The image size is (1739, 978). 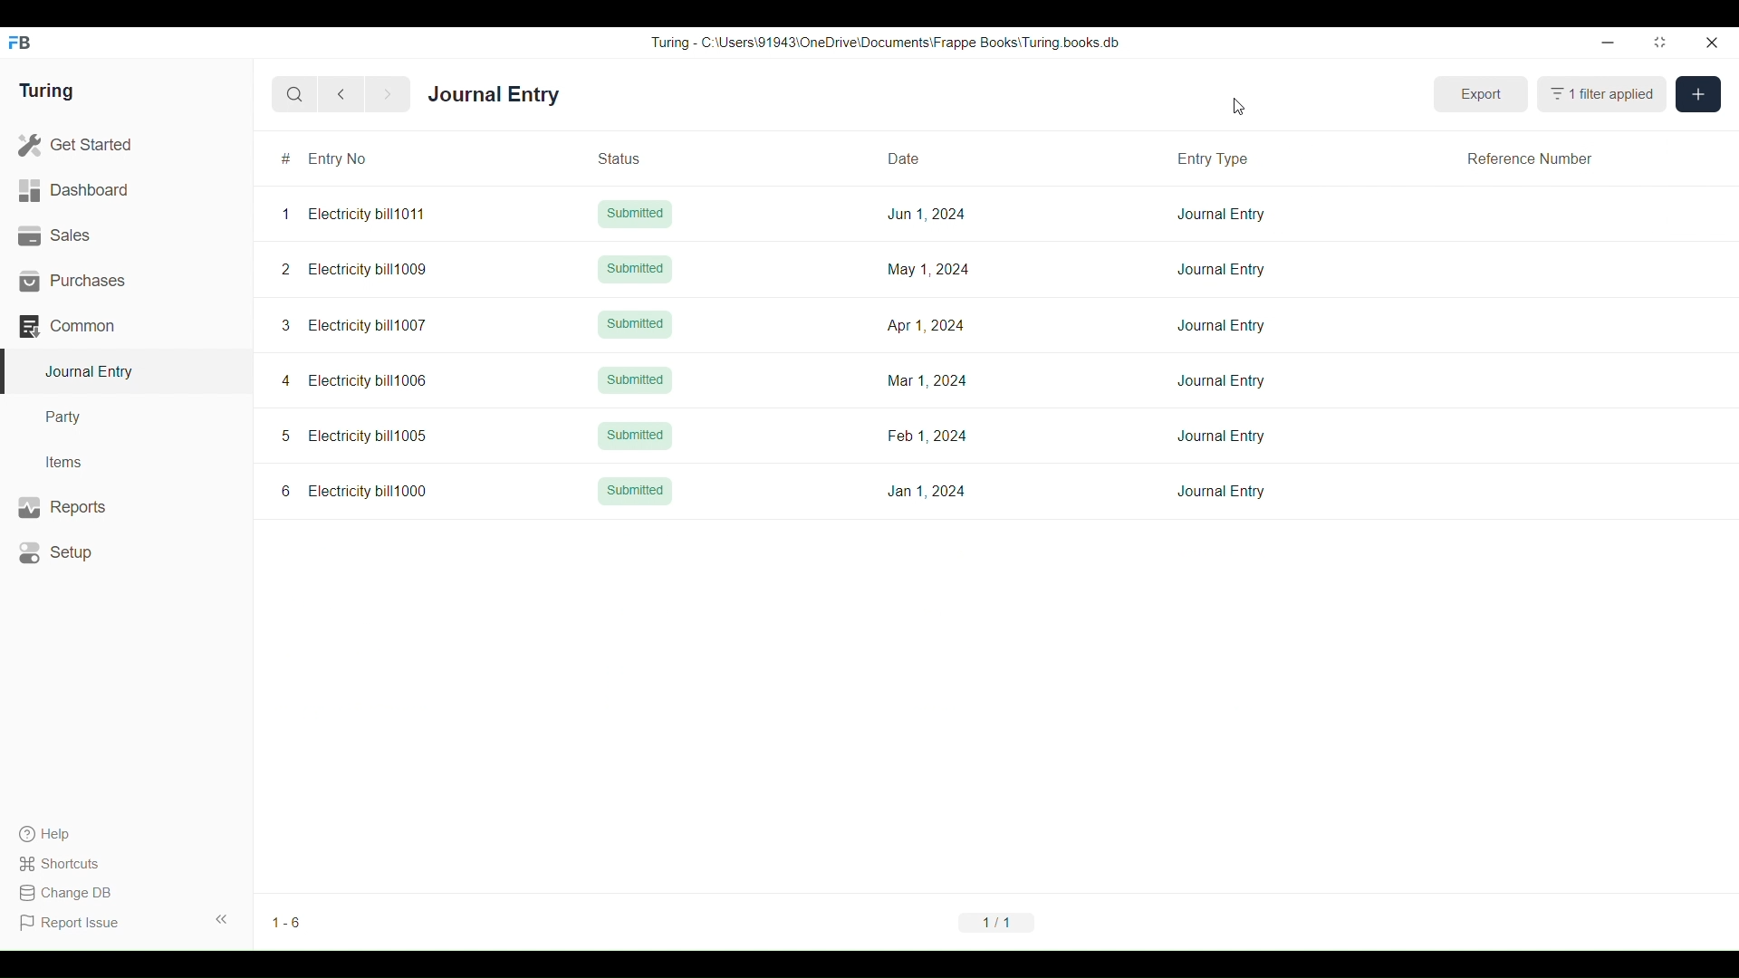 I want to click on Journal Entry, so click(x=1221, y=214).